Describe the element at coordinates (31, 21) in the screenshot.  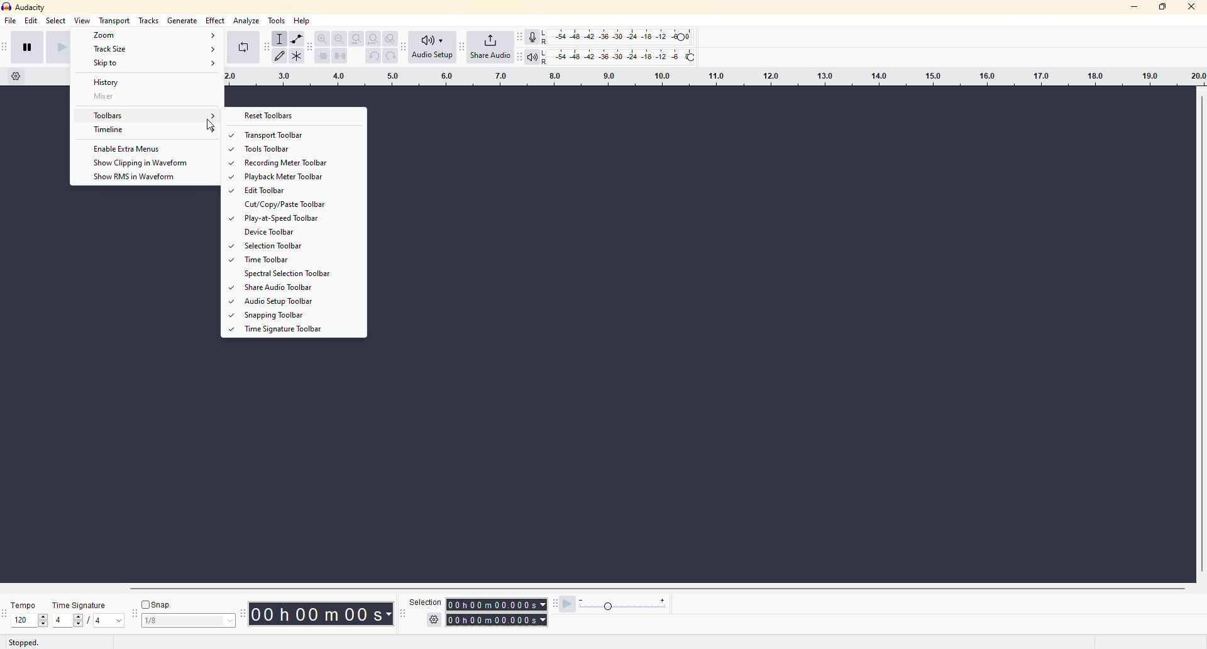
I see `edit` at that location.